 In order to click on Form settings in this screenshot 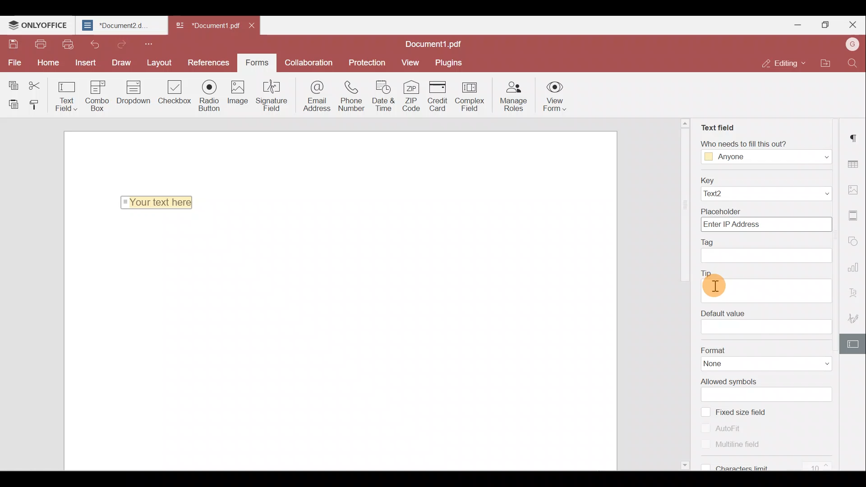, I will do `click(855, 343)`.